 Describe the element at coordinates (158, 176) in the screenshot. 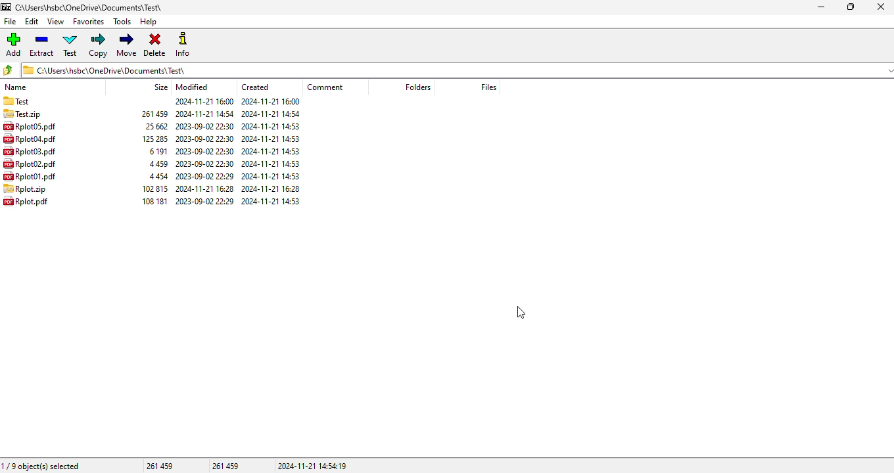

I see `size` at that location.